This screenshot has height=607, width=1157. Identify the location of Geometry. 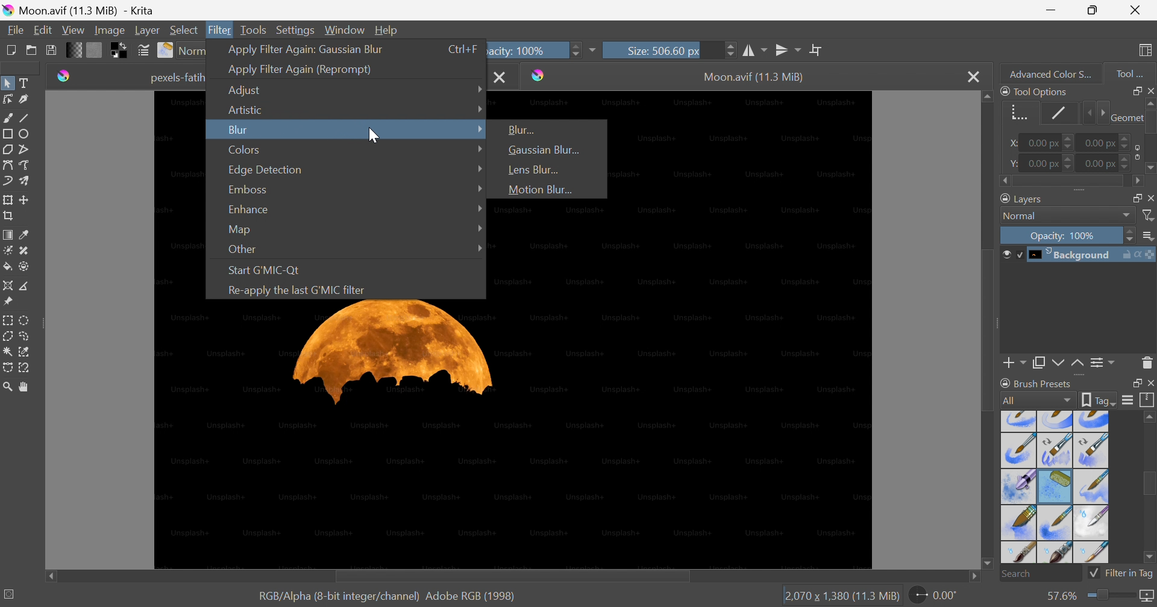
(1018, 115).